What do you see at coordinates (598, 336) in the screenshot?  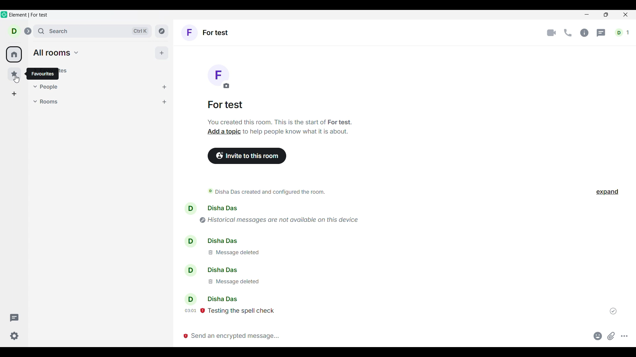 I see `Add emoji` at bounding box center [598, 336].